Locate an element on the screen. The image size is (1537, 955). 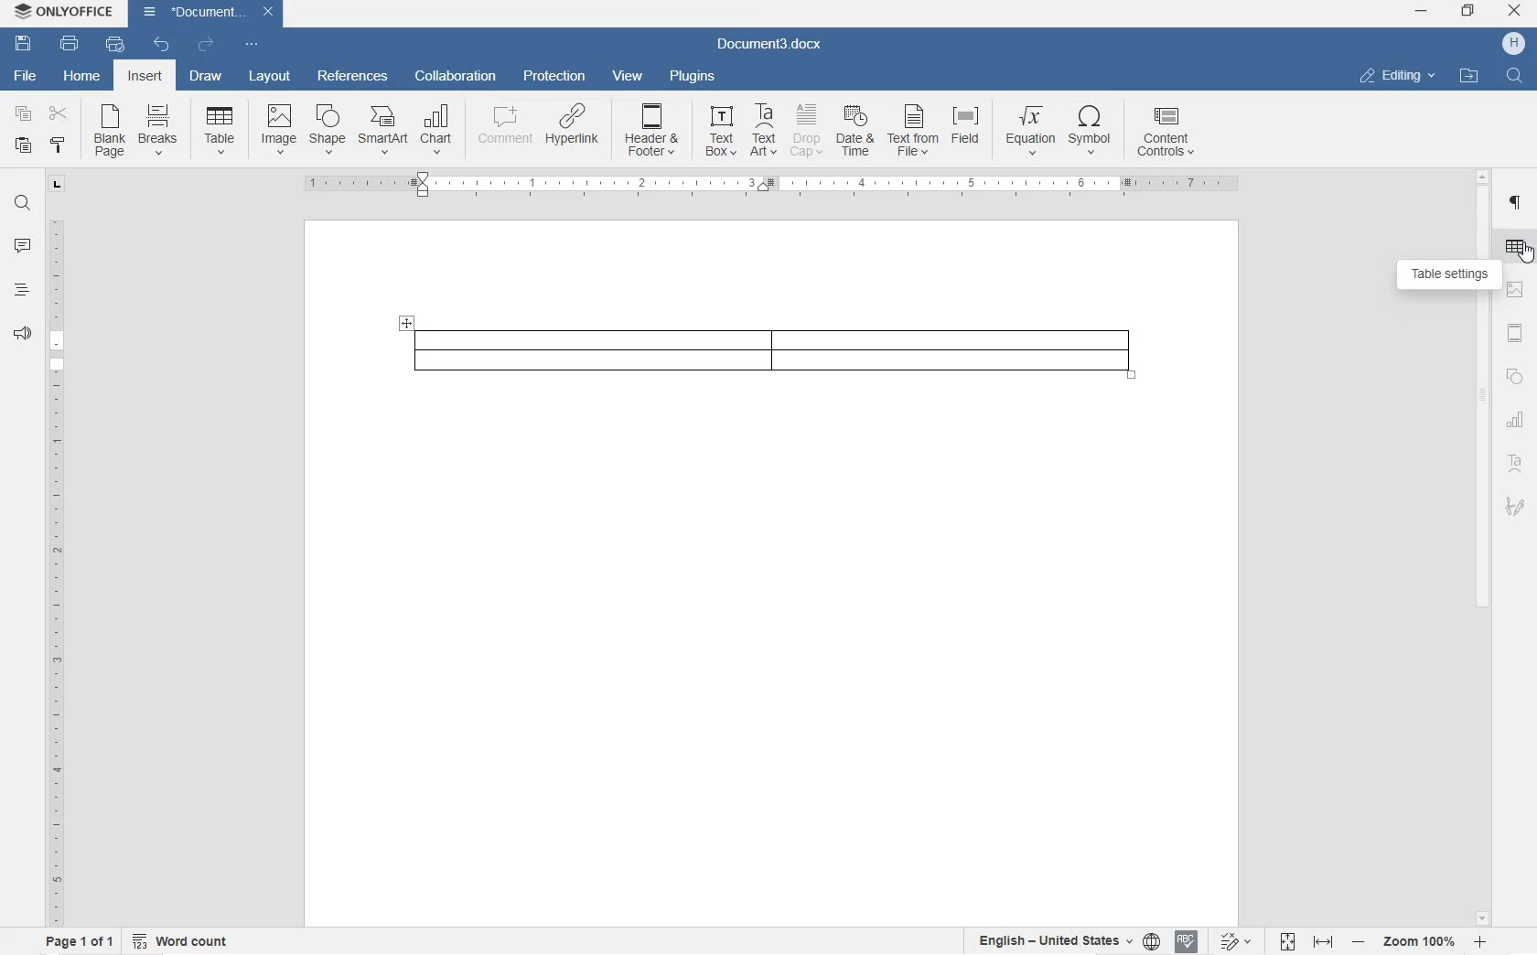
Field is located at coordinates (970, 131).